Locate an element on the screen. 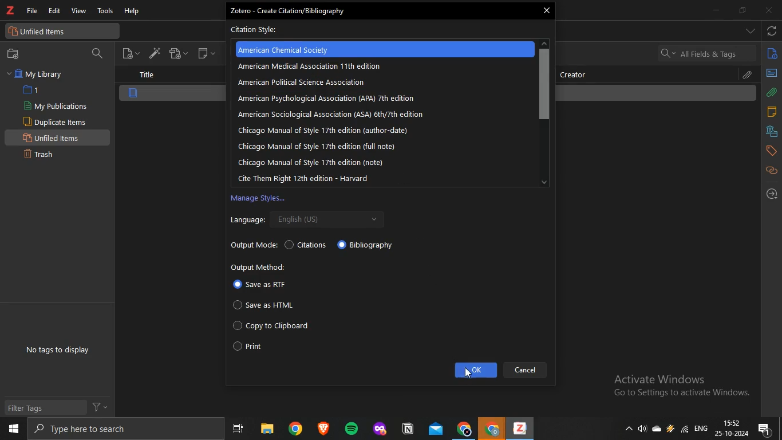 The height and width of the screenshot is (440, 782). No tags to display is located at coordinates (58, 351).